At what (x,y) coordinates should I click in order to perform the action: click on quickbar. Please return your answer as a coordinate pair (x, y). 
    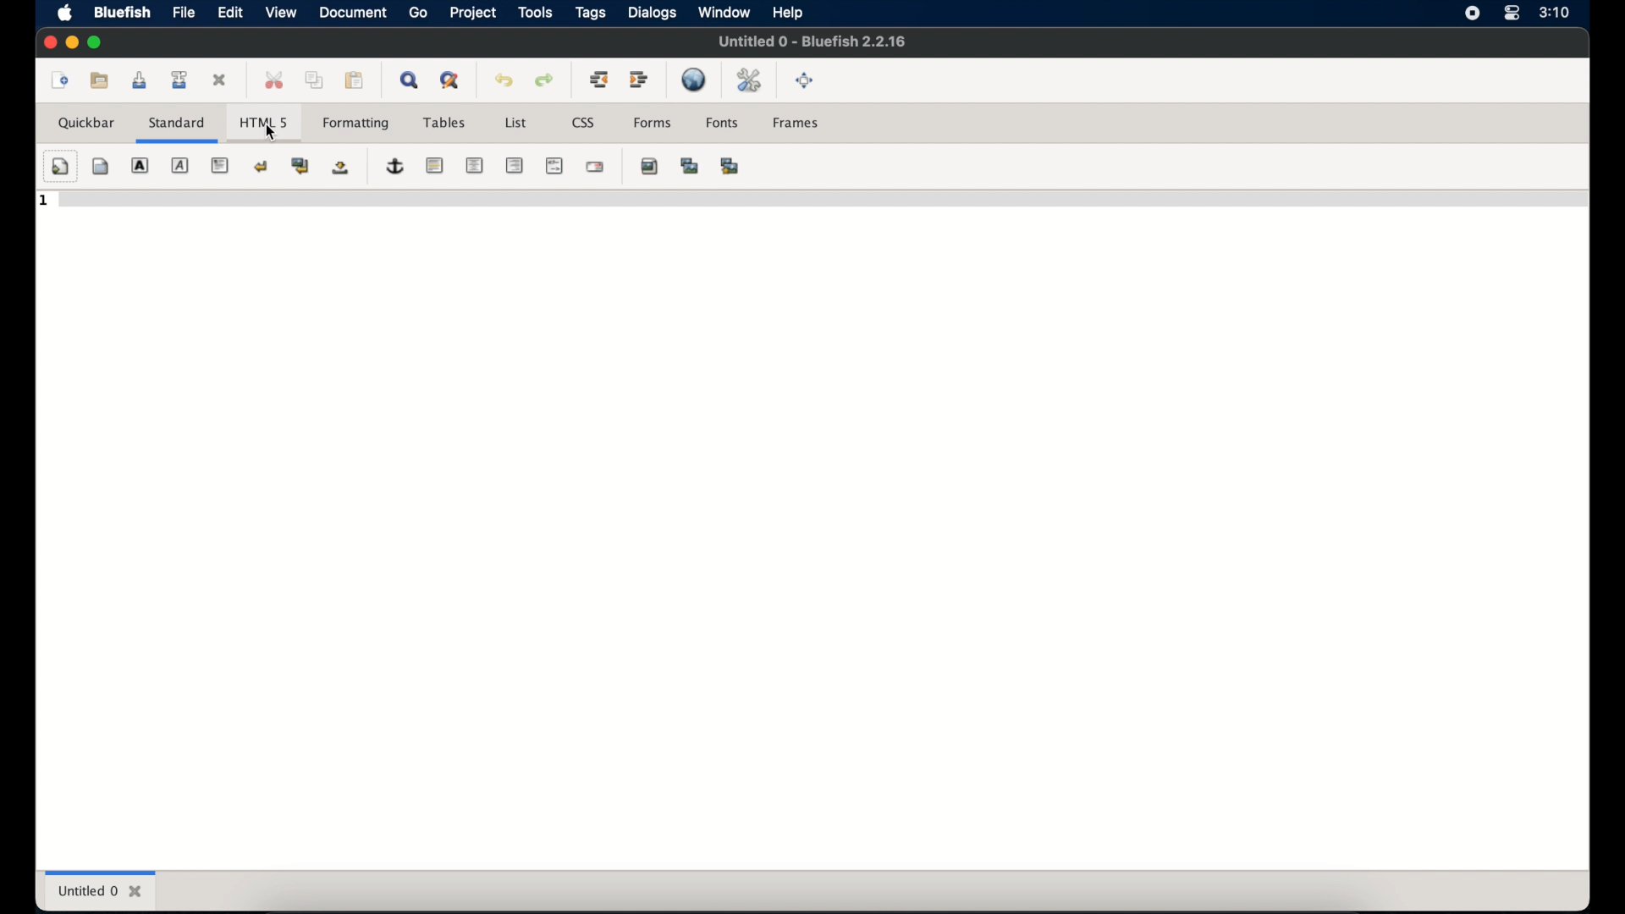
    Looking at the image, I should click on (88, 123).